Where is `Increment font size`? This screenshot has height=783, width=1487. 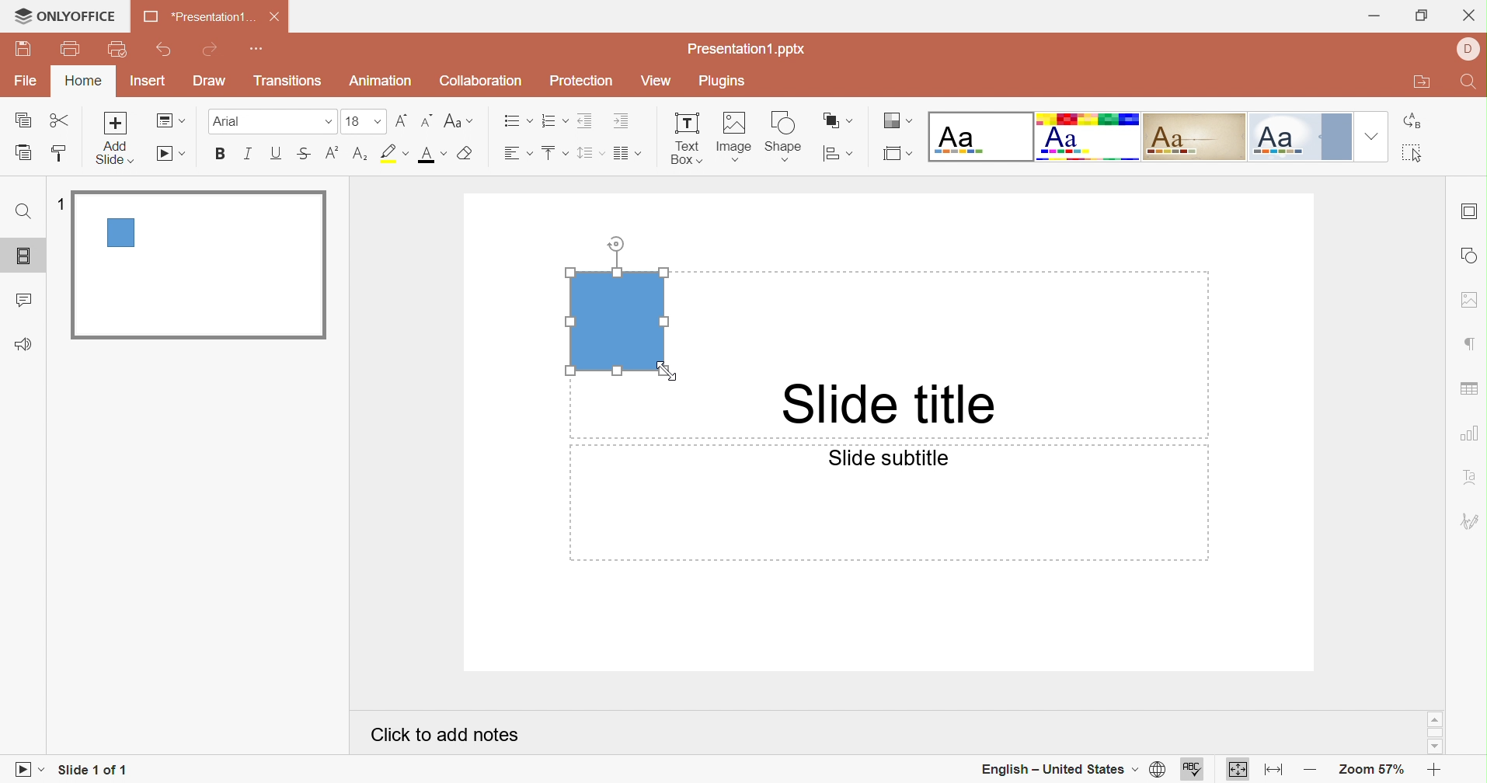 Increment font size is located at coordinates (402, 123).